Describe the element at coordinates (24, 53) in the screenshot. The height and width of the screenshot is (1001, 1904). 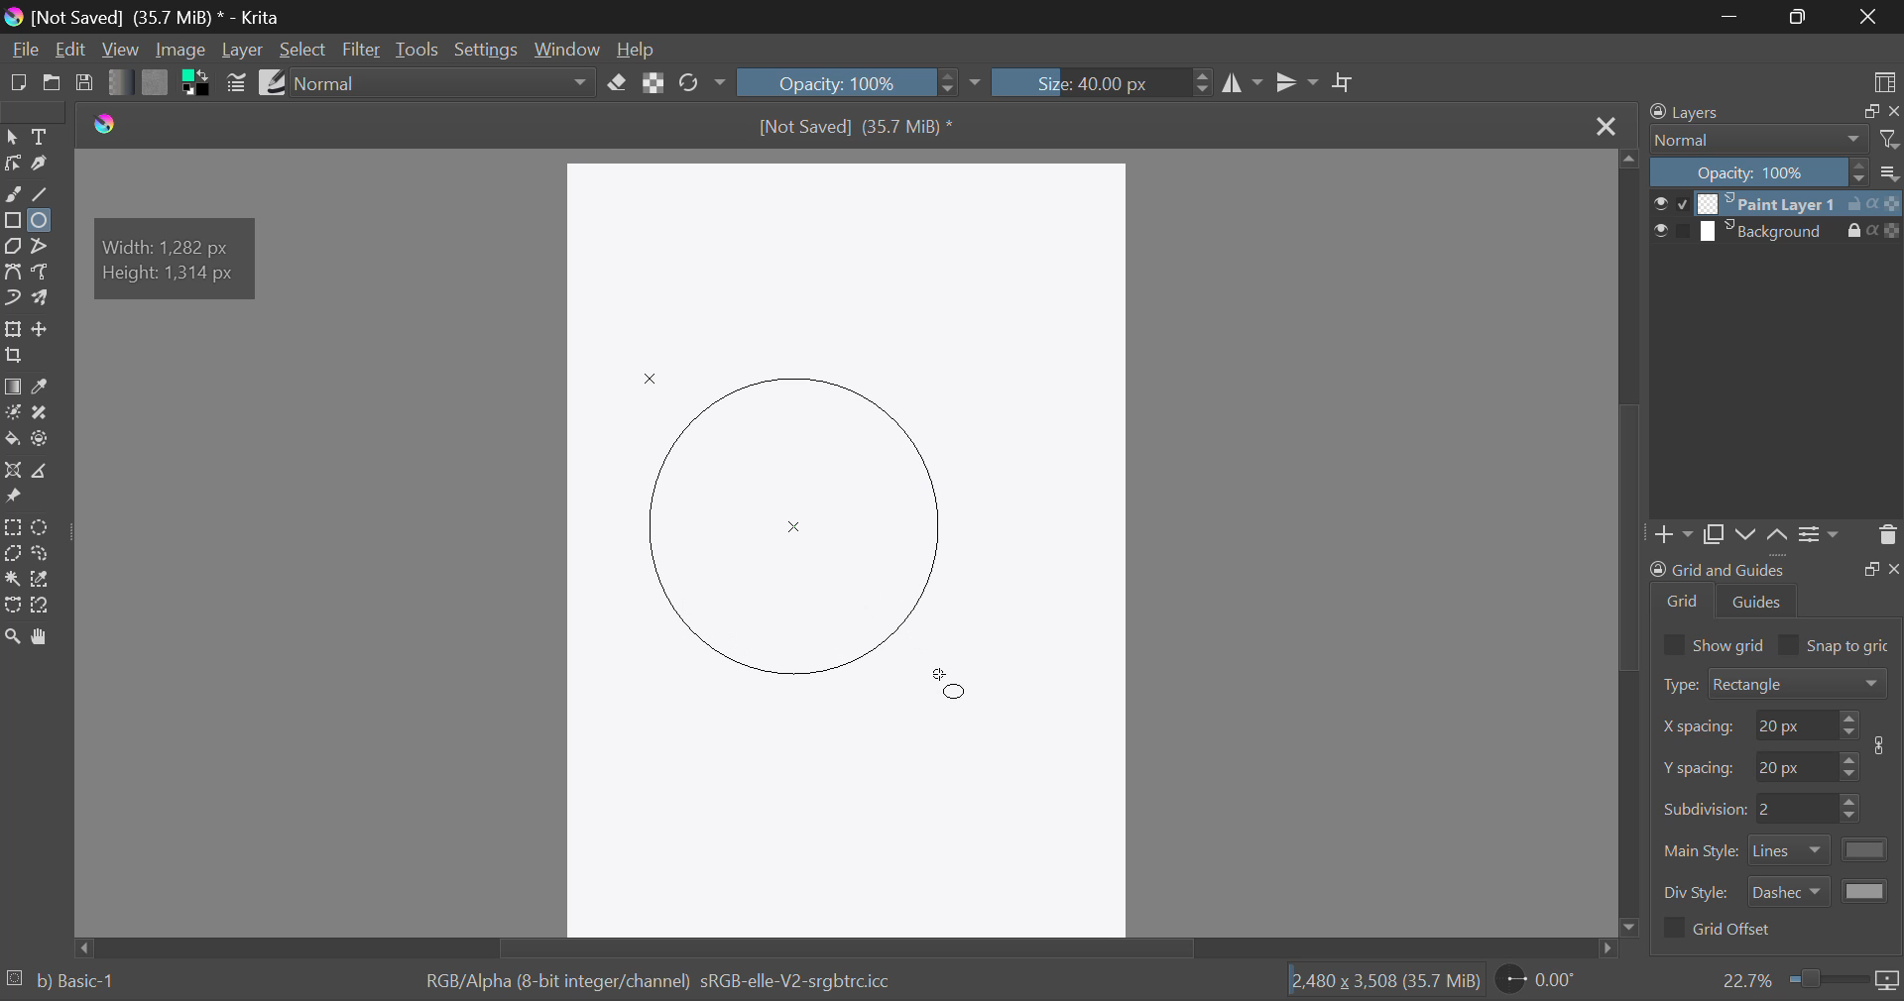
I see `File` at that location.